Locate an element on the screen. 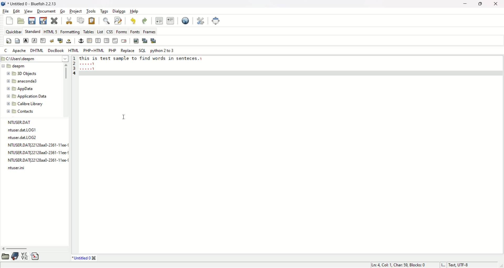  apache is located at coordinates (19, 51).